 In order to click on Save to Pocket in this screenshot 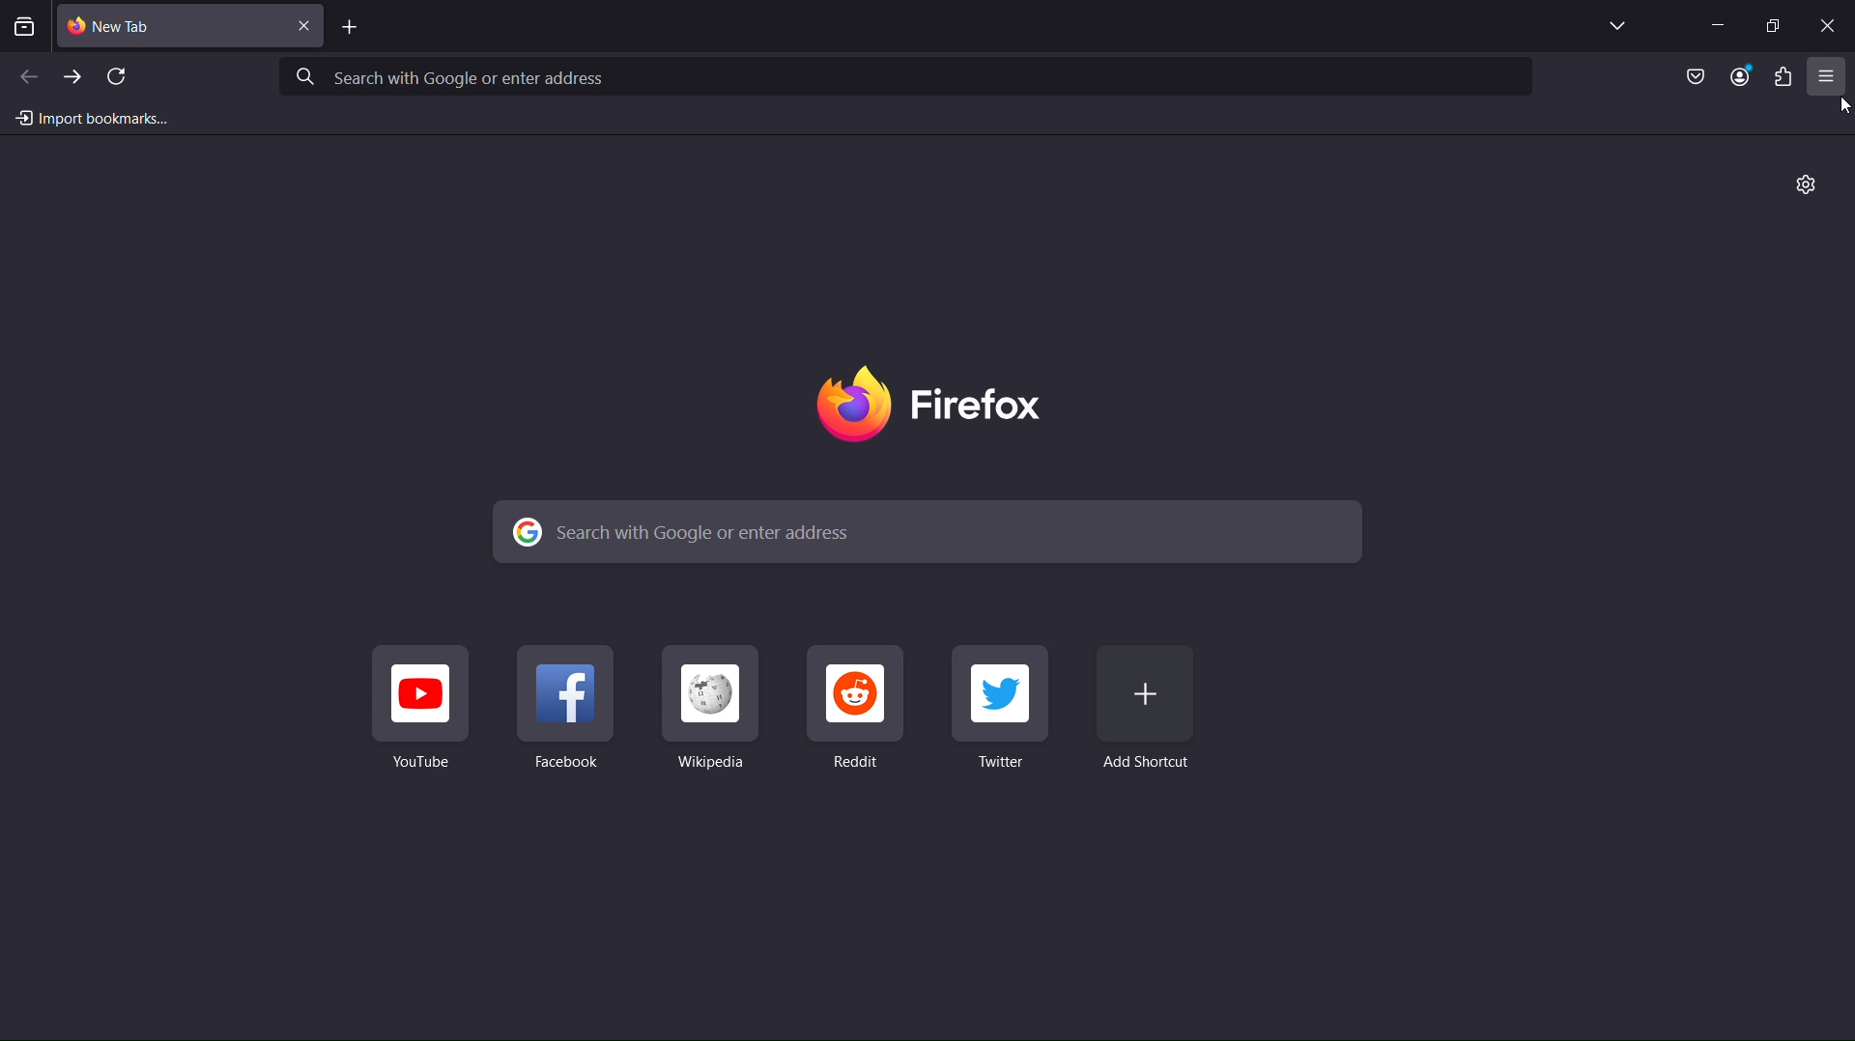, I will do `click(1698, 77)`.